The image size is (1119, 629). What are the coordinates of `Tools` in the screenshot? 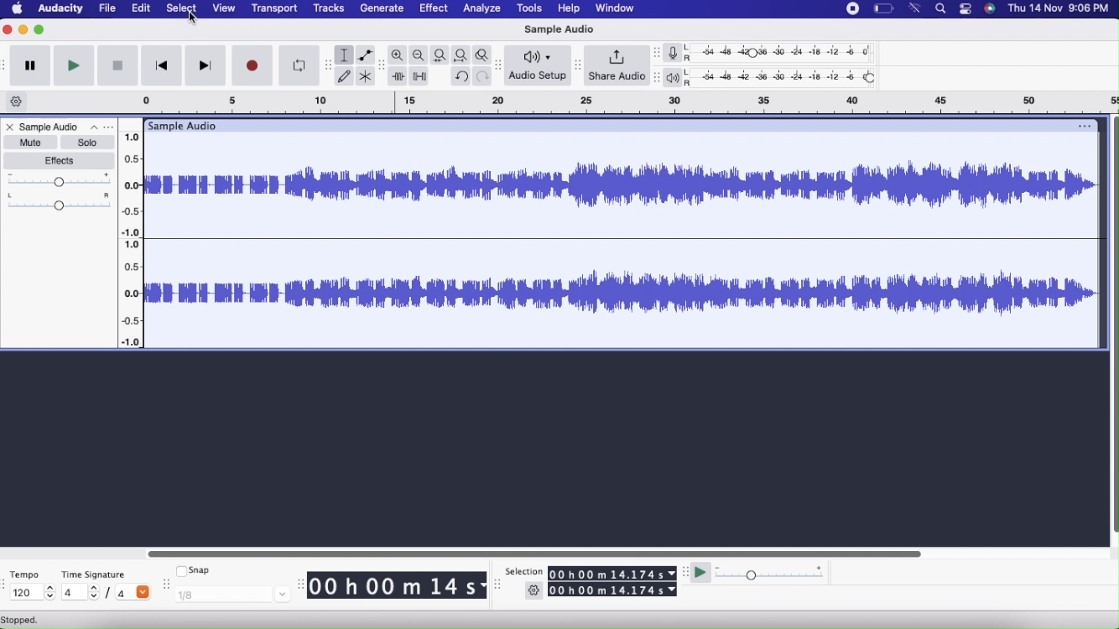 It's located at (530, 9).